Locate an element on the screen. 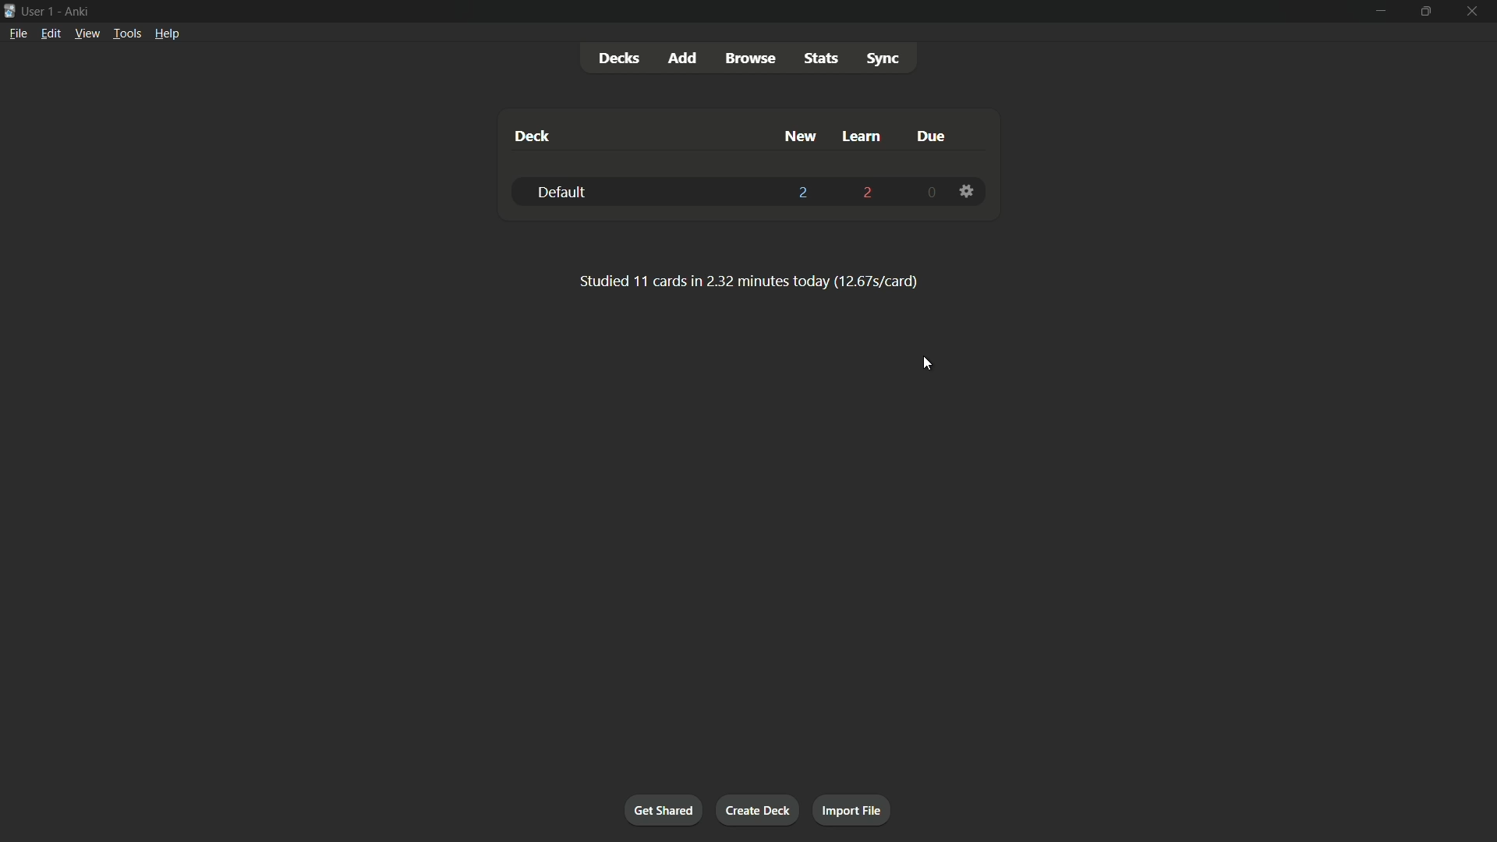  edit menu is located at coordinates (51, 34).